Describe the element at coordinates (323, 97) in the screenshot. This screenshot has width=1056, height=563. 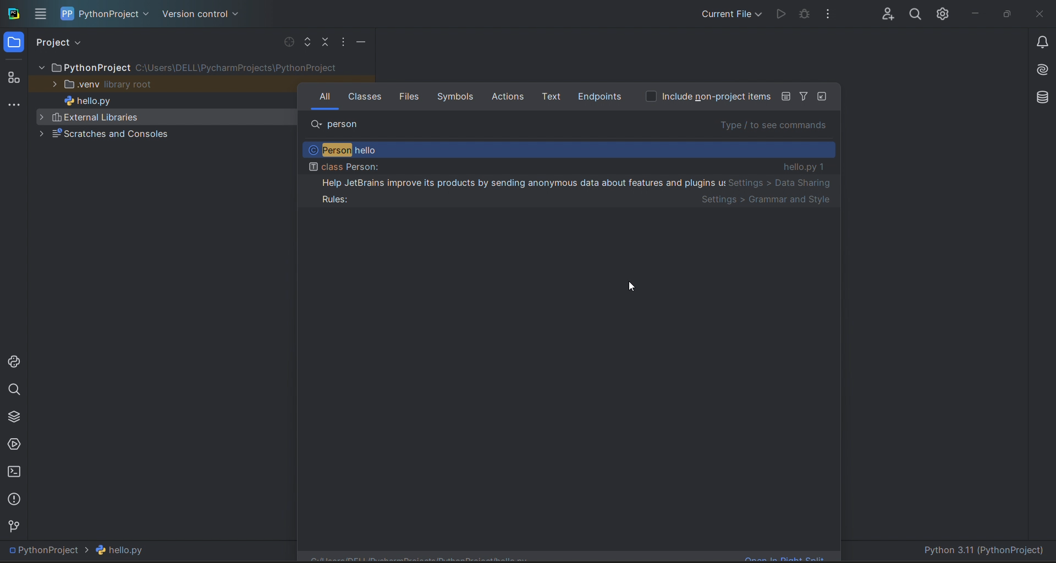
I see `all` at that location.